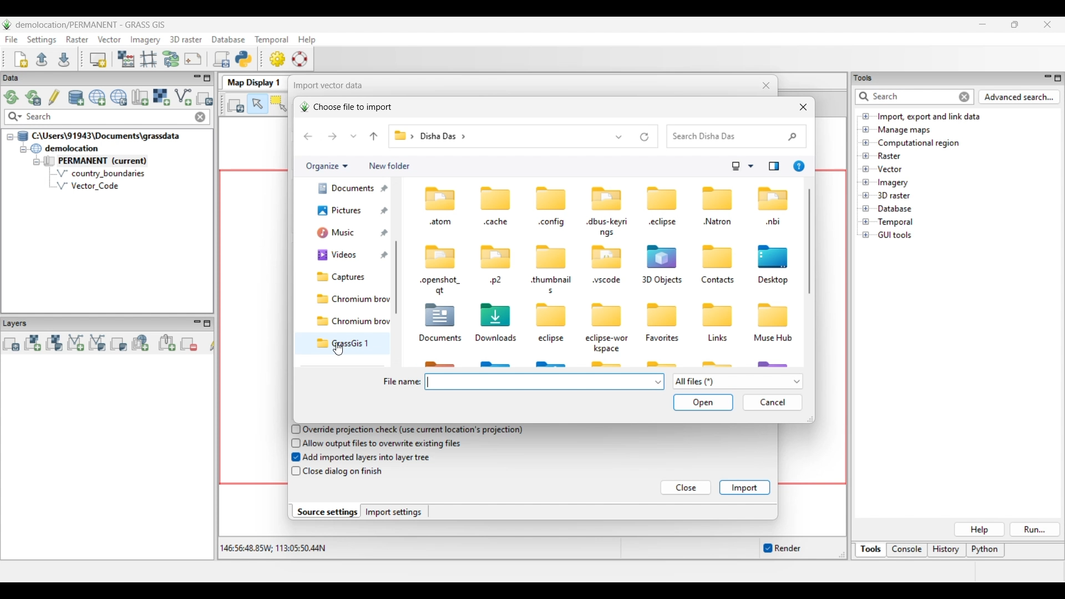 The width and height of the screenshot is (1065, 599). What do you see at coordinates (539, 382) in the screenshot?
I see `Type in file name` at bounding box center [539, 382].